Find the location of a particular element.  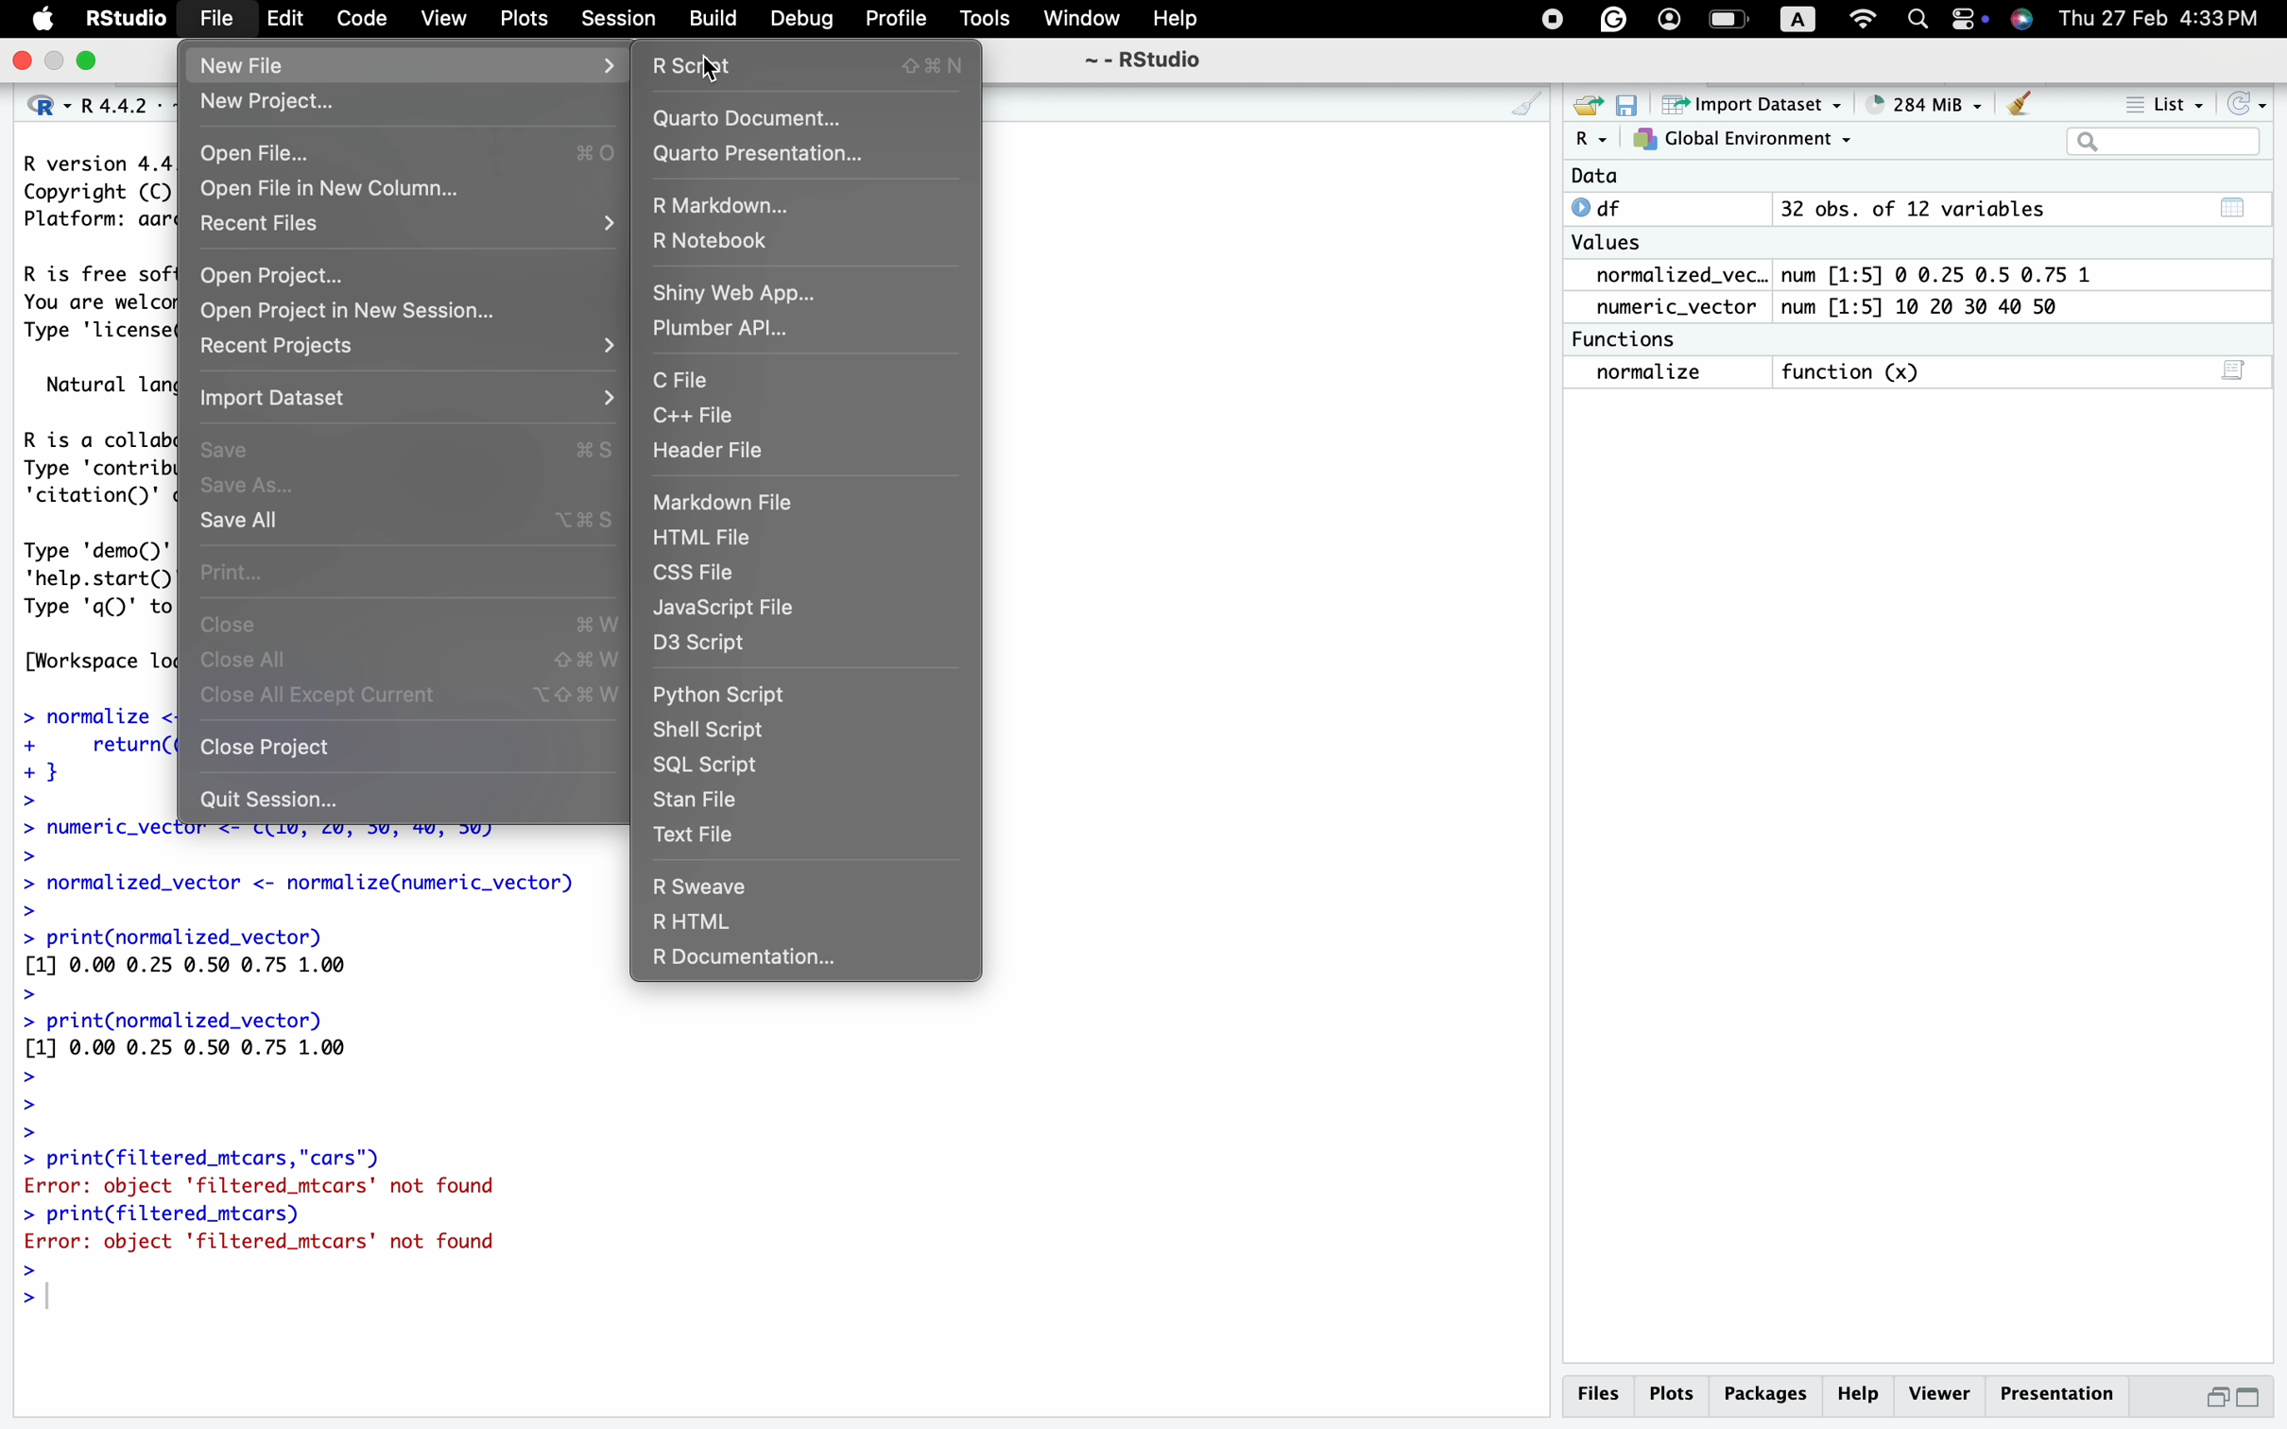

R 4.4.2 is located at coordinates (88, 108).